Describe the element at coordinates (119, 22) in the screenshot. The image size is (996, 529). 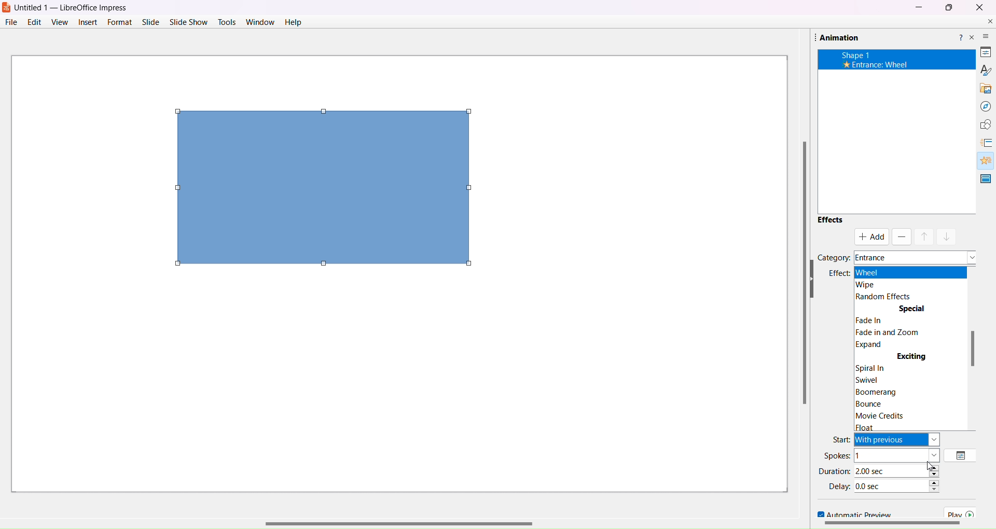
I see `Format` at that location.